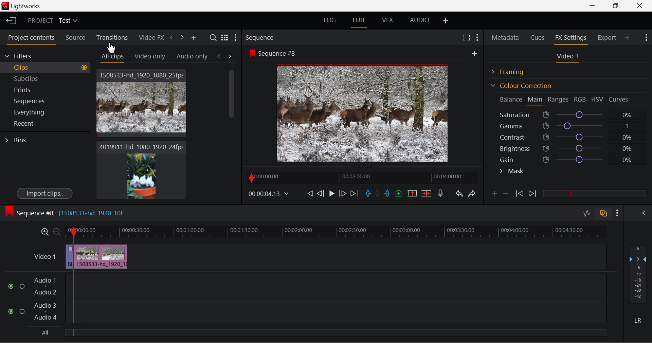 The height and width of the screenshot is (343, 652). What do you see at coordinates (389, 21) in the screenshot?
I see `VFX Layout` at bounding box center [389, 21].